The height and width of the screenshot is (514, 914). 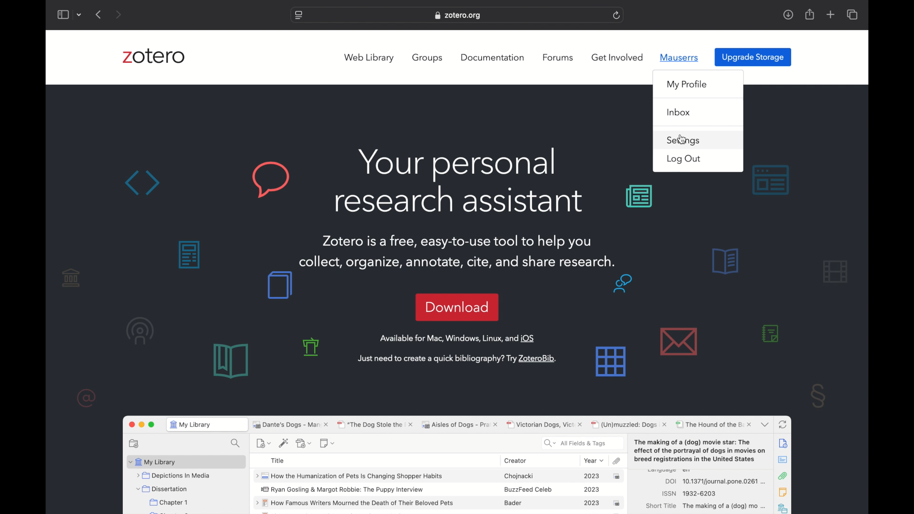 I want to click on share, so click(x=810, y=14).